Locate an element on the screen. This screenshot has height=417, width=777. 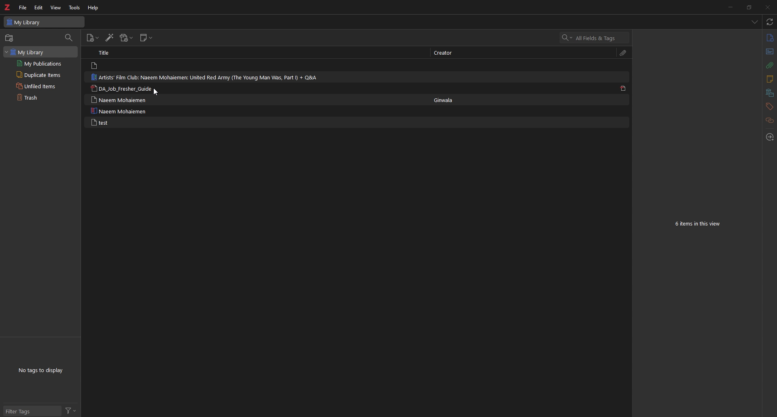
note is located at coordinates (204, 77).